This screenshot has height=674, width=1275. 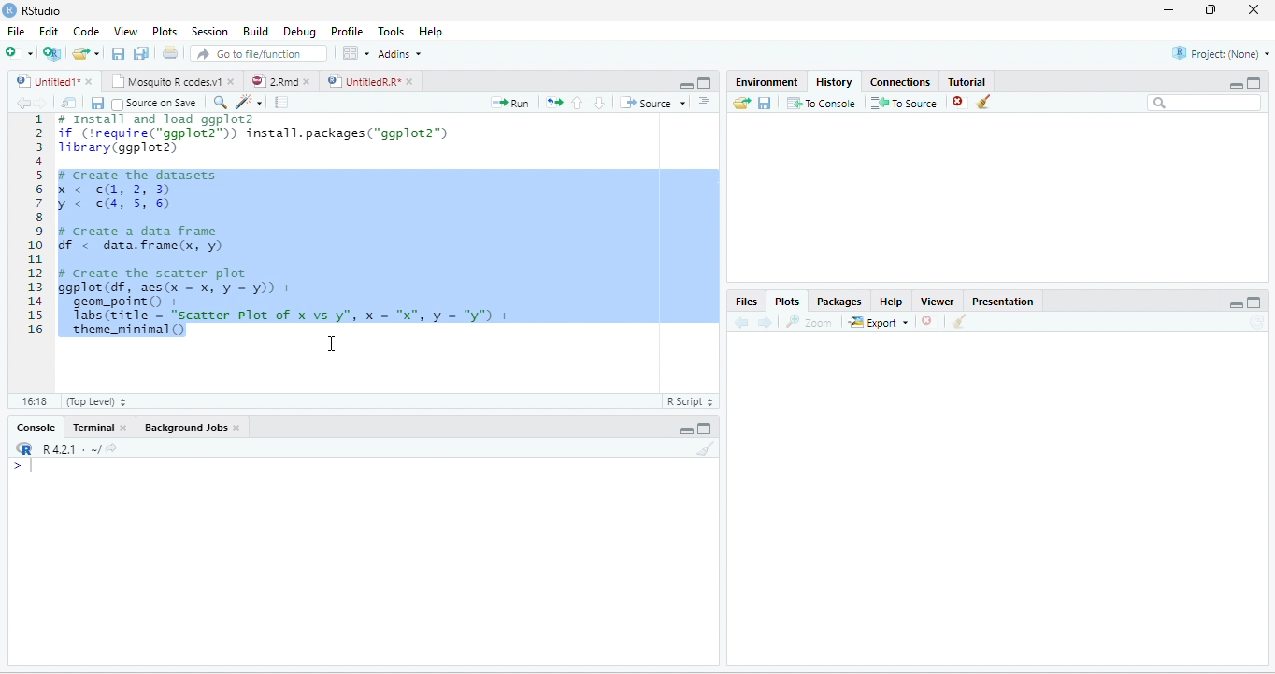 What do you see at coordinates (36, 428) in the screenshot?
I see `Console` at bounding box center [36, 428].